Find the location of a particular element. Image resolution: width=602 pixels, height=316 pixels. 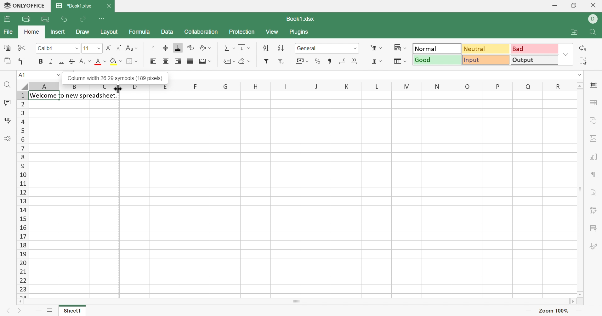

Align Left is located at coordinates (153, 61).